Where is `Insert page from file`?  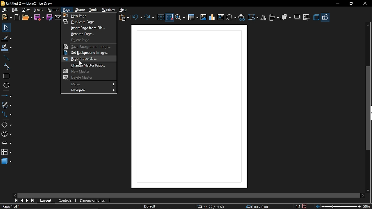
Insert page from file is located at coordinates (88, 28).